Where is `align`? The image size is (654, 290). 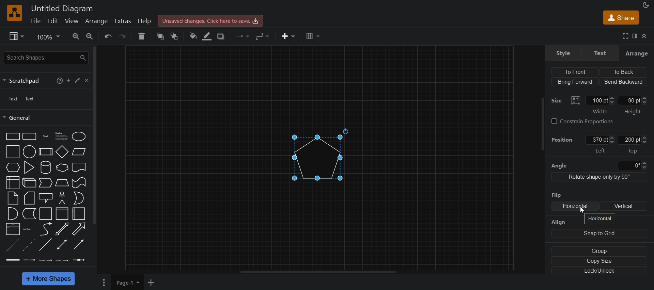
align is located at coordinates (563, 222).